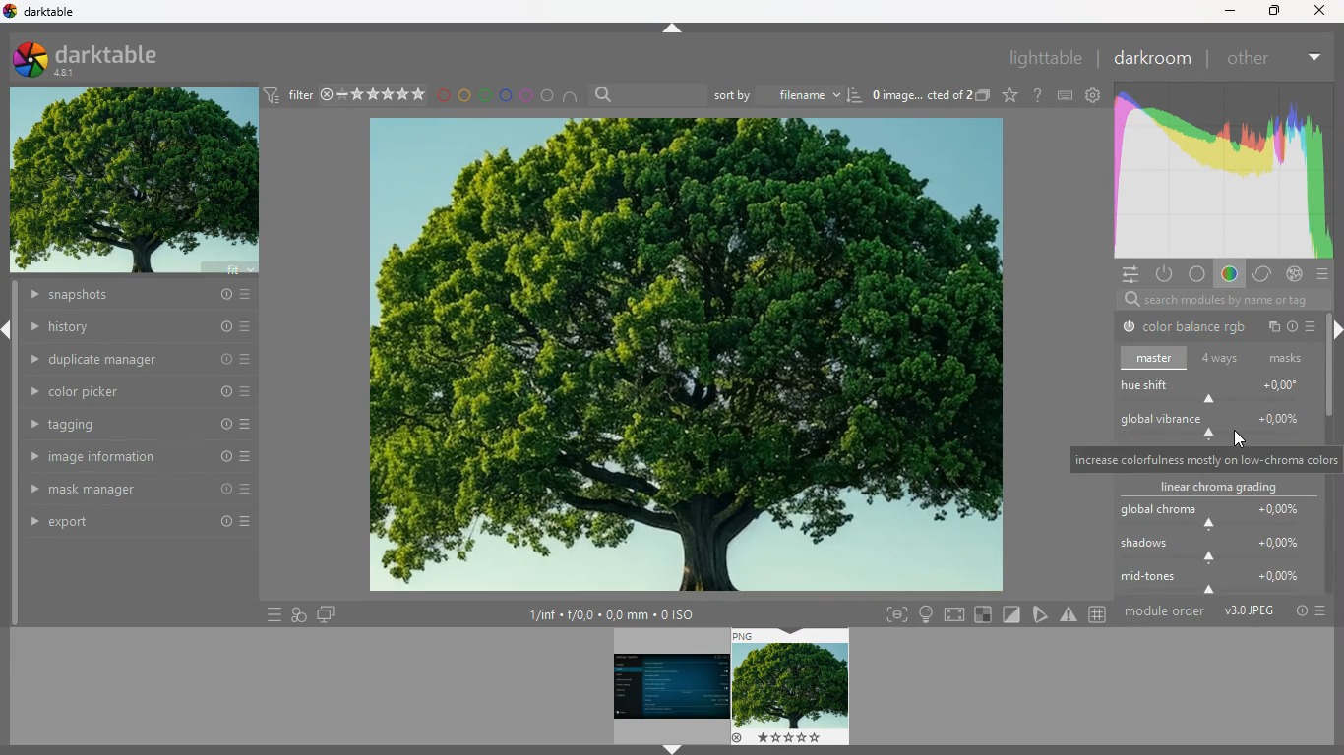 This screenshot has width=1344, height=755. I want to click on copy, so click(1274, 327).